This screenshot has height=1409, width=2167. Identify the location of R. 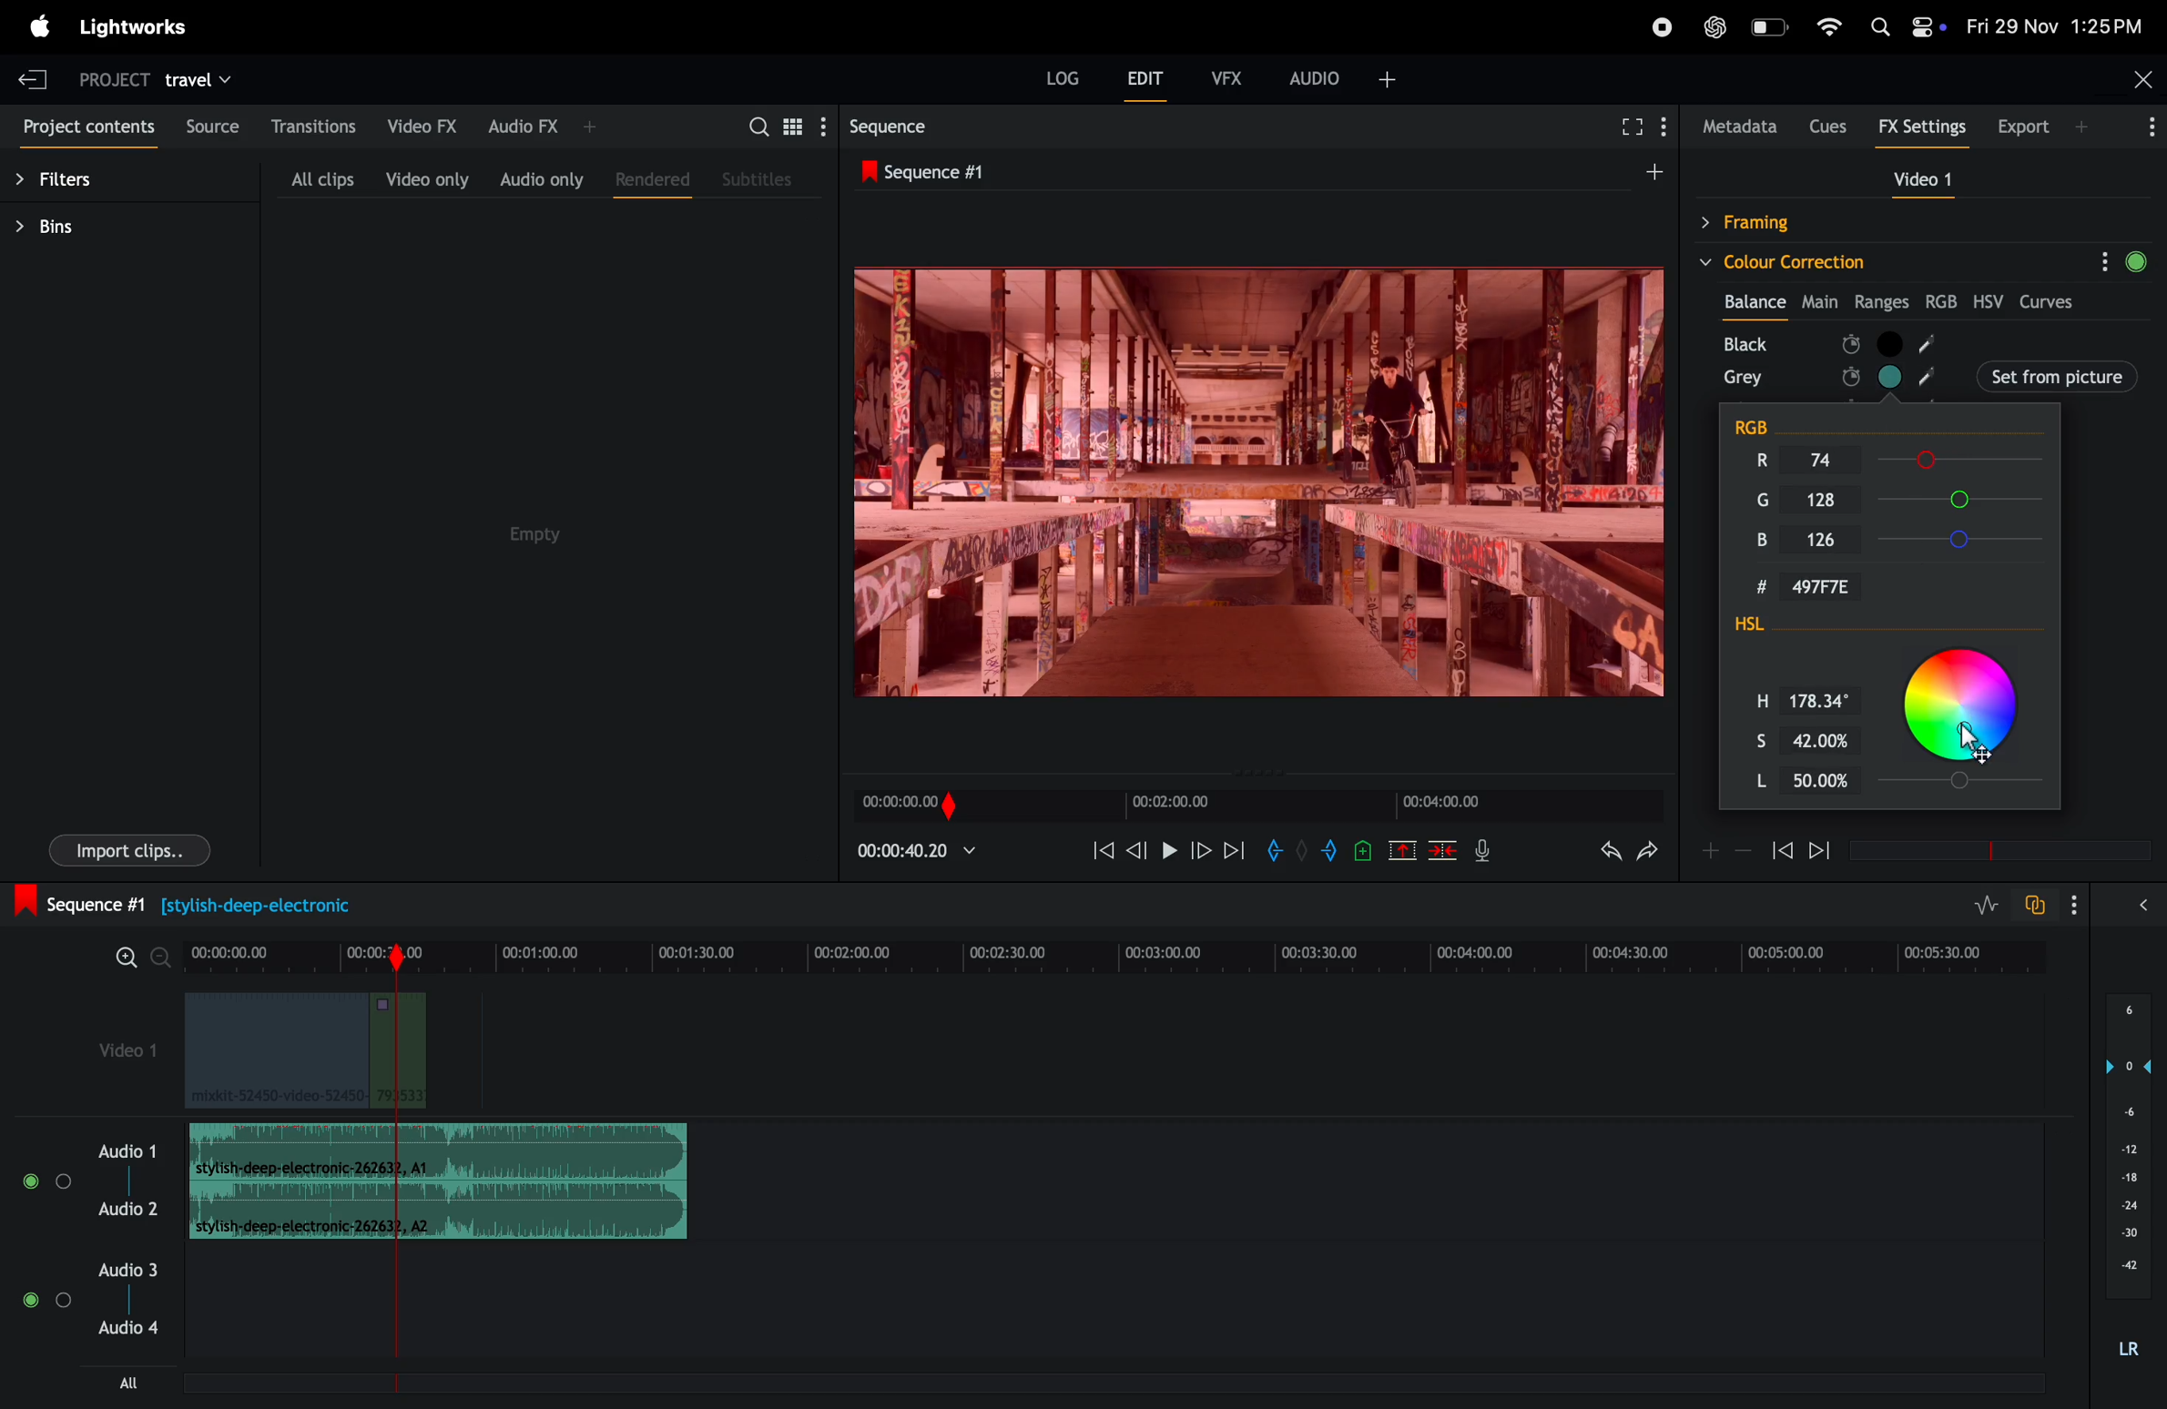
(1755, 459).